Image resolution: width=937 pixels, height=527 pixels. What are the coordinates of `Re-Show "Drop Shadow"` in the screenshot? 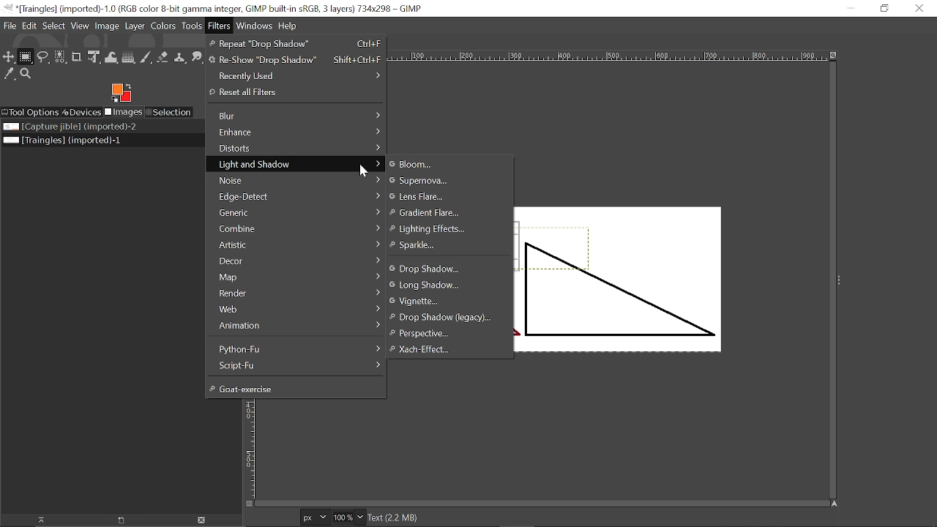 It's located at (295, 61).